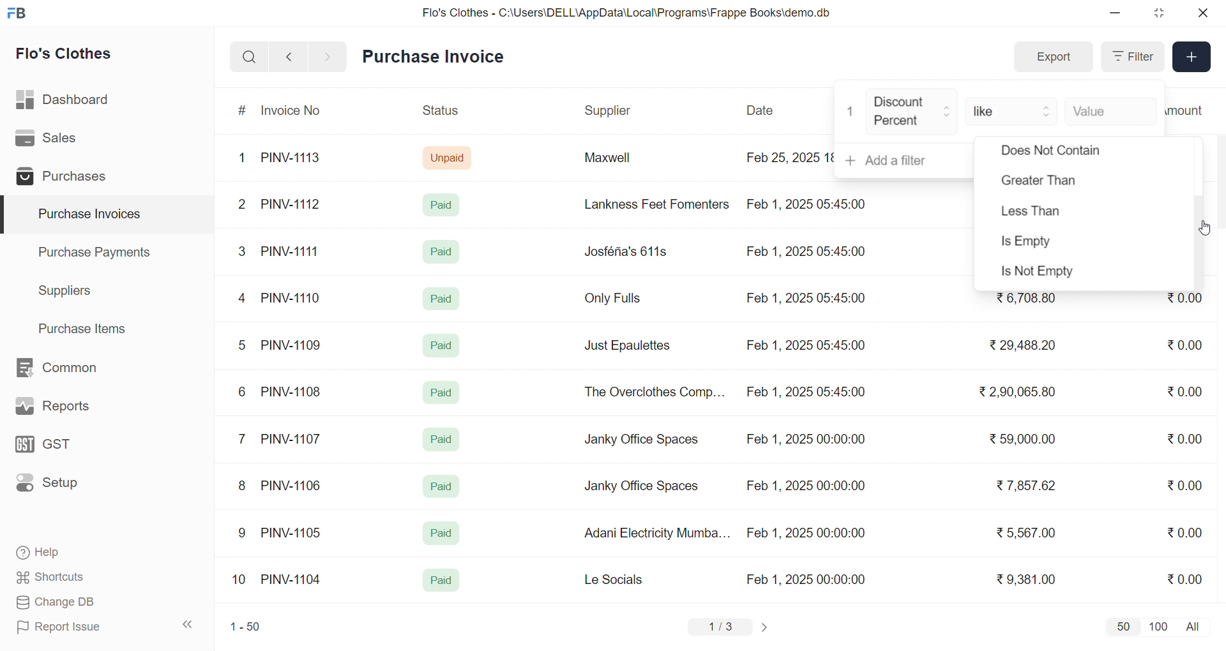 Image resolution: width=1226 pixels, height=651 pixels. I want to click on navigate backward, so click(289, 56).